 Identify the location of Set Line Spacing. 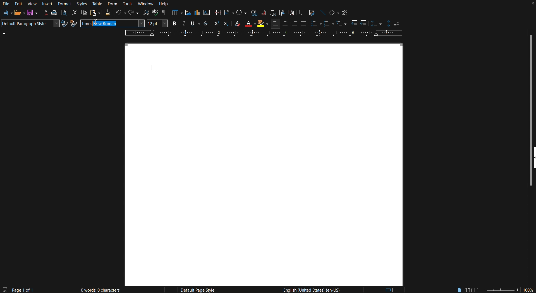
(376, 24).